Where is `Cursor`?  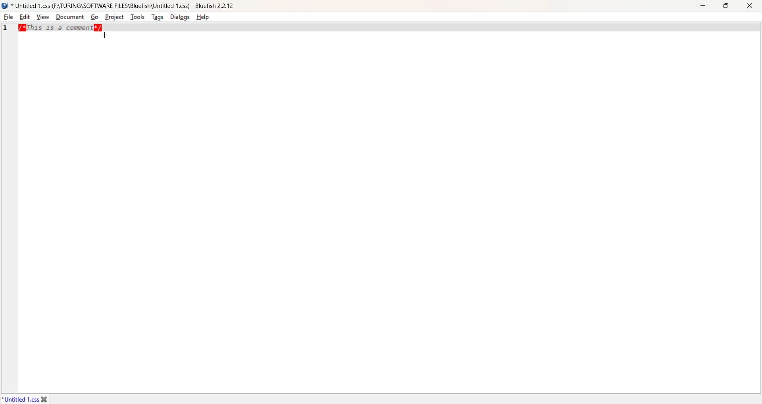
Cursor is located at coordinates (107, 37).